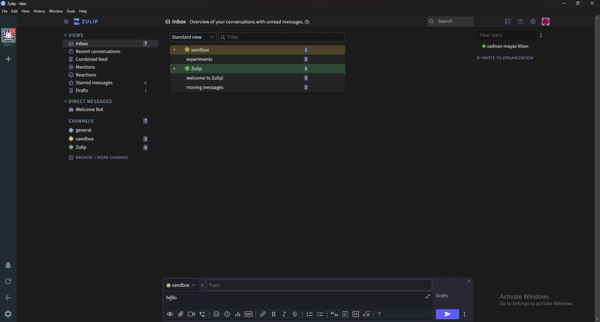 The height and width of the screenshot is (322, 600). Describe the element at coordinates (592, 4) in the screenshot. I see `close` at that location.